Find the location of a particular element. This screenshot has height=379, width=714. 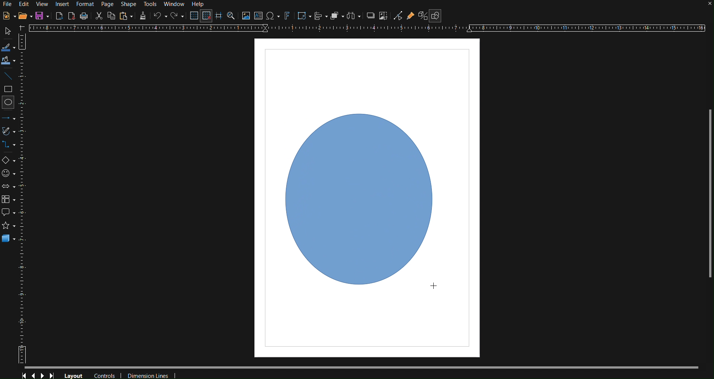

Insert is located at coordinates (63, 4).